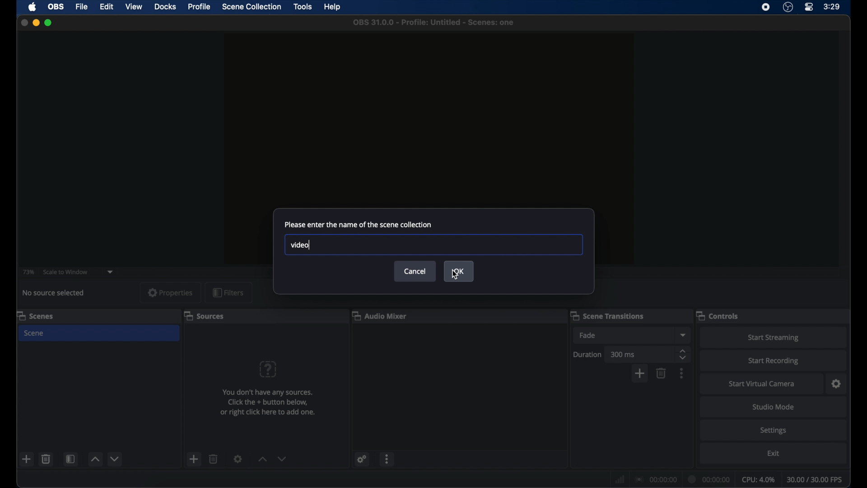 The width and height of the screenshot is (867, 488). I want to click on add, so click(193, 459).